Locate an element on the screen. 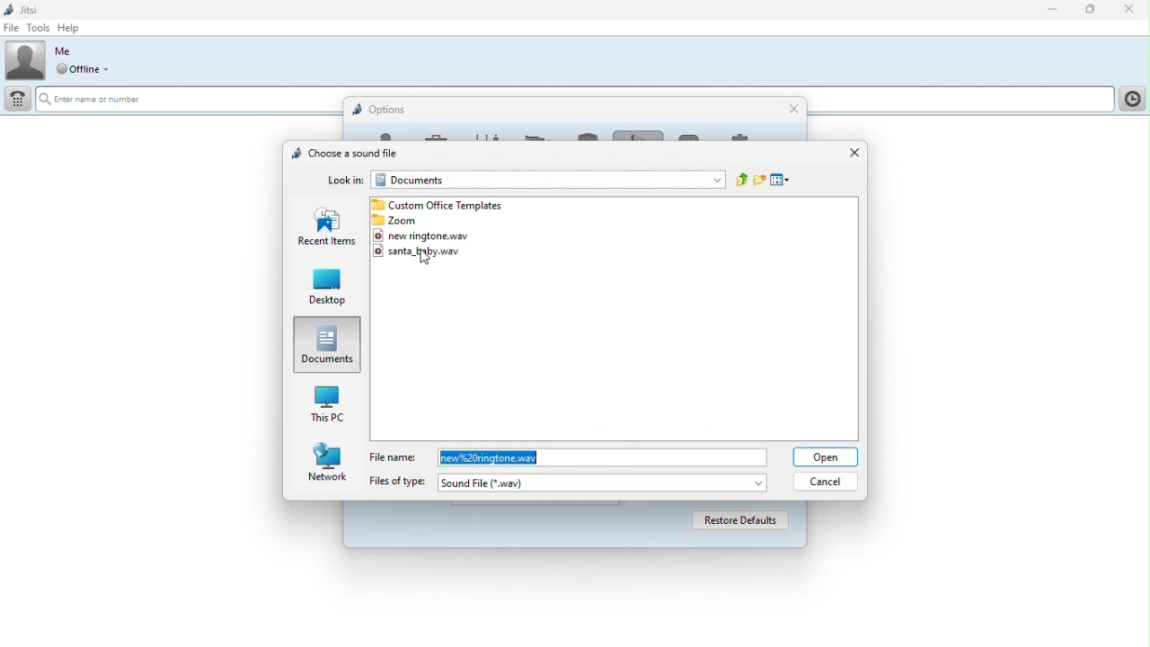 Image resolution: width=1150 pixels, height=647 pixels. Recent items is located at coordinates (328, 229).